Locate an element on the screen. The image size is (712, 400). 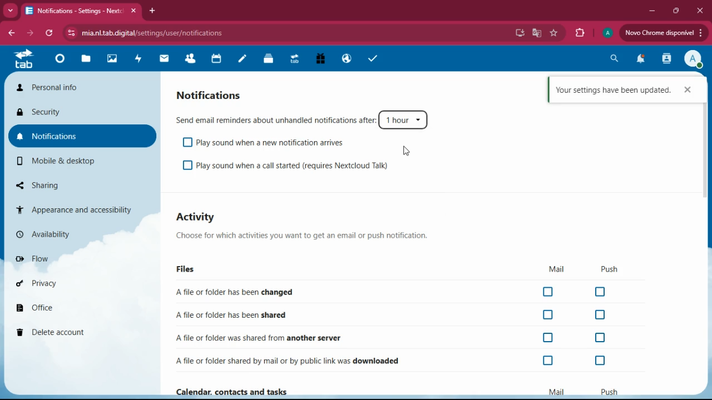
activity is located at coordinates (665, 59).